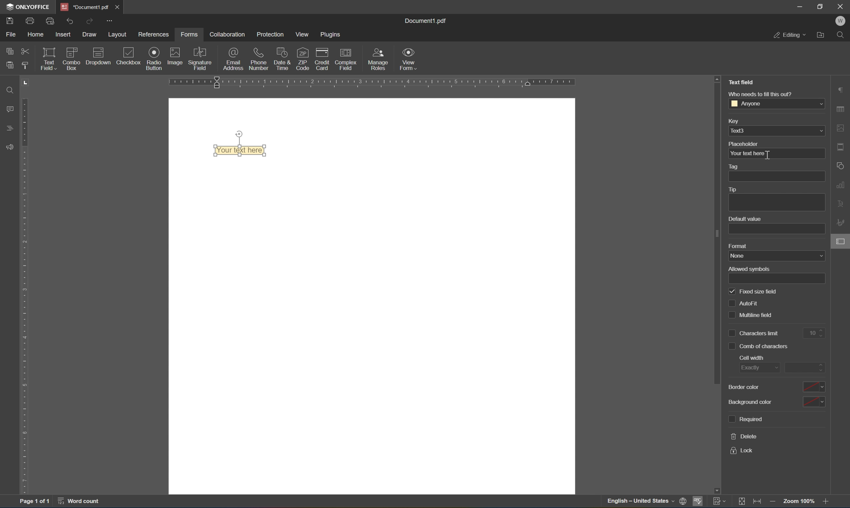 This screenshot has width=850, height=508. What do you see at coordinates (378, 60) in the screenshot?
I see `manage roles` at bounding box center [378, 60].